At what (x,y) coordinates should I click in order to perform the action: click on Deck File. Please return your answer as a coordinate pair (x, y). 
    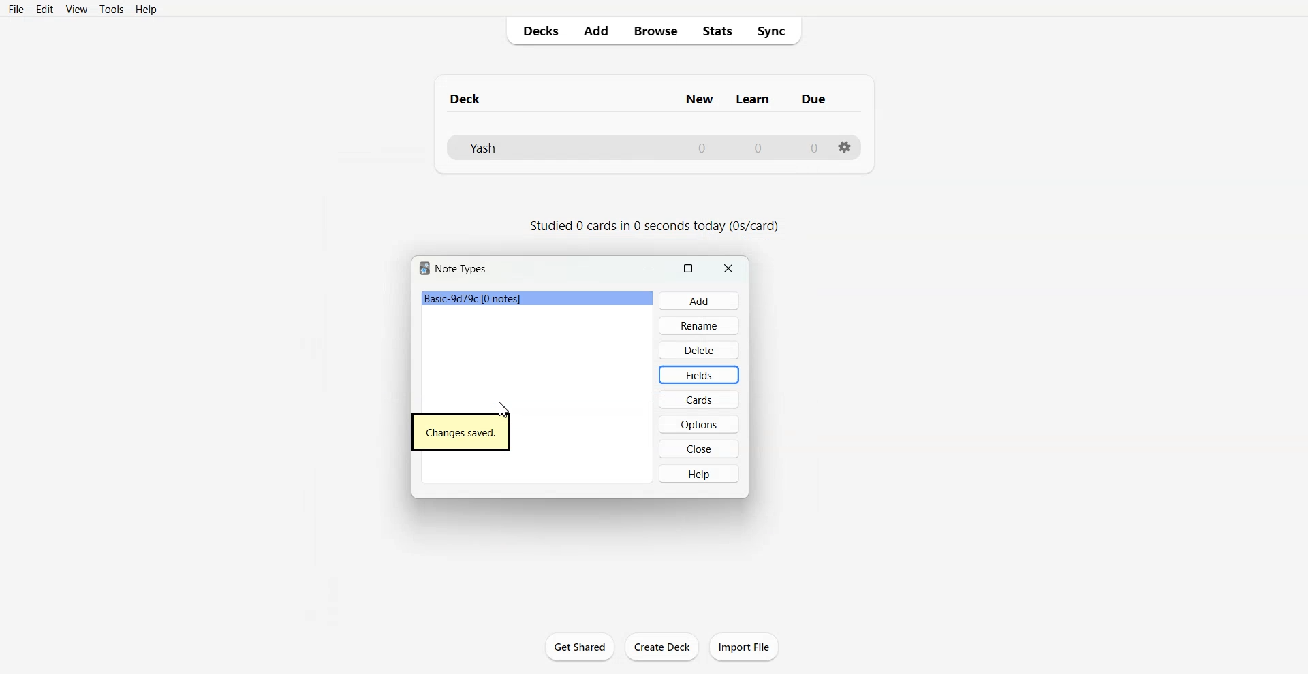
    Looking at the image, I should click on (559, 148).